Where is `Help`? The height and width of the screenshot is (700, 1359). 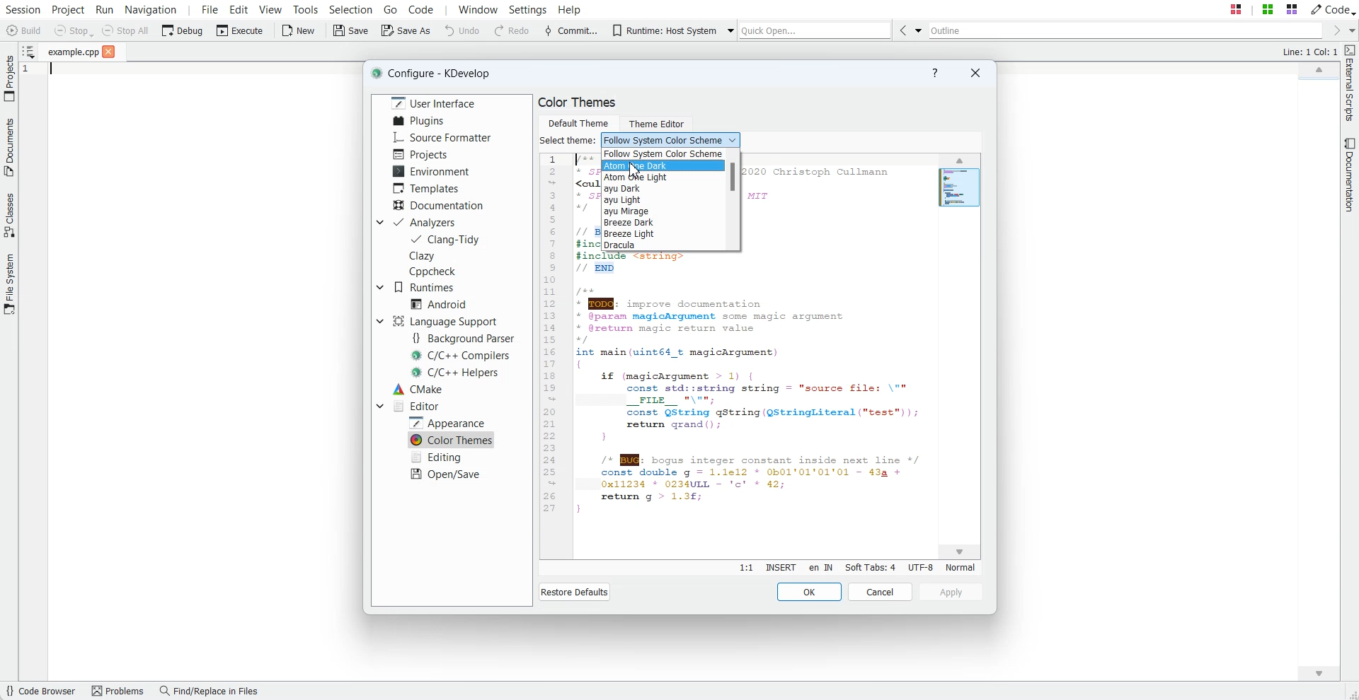 Help is located at coordinates (934, 74).